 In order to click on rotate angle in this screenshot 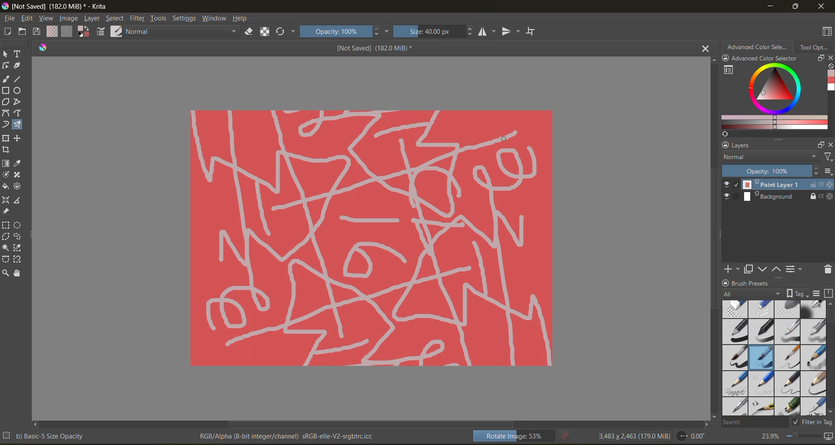, I will do `click(694, 435)`.